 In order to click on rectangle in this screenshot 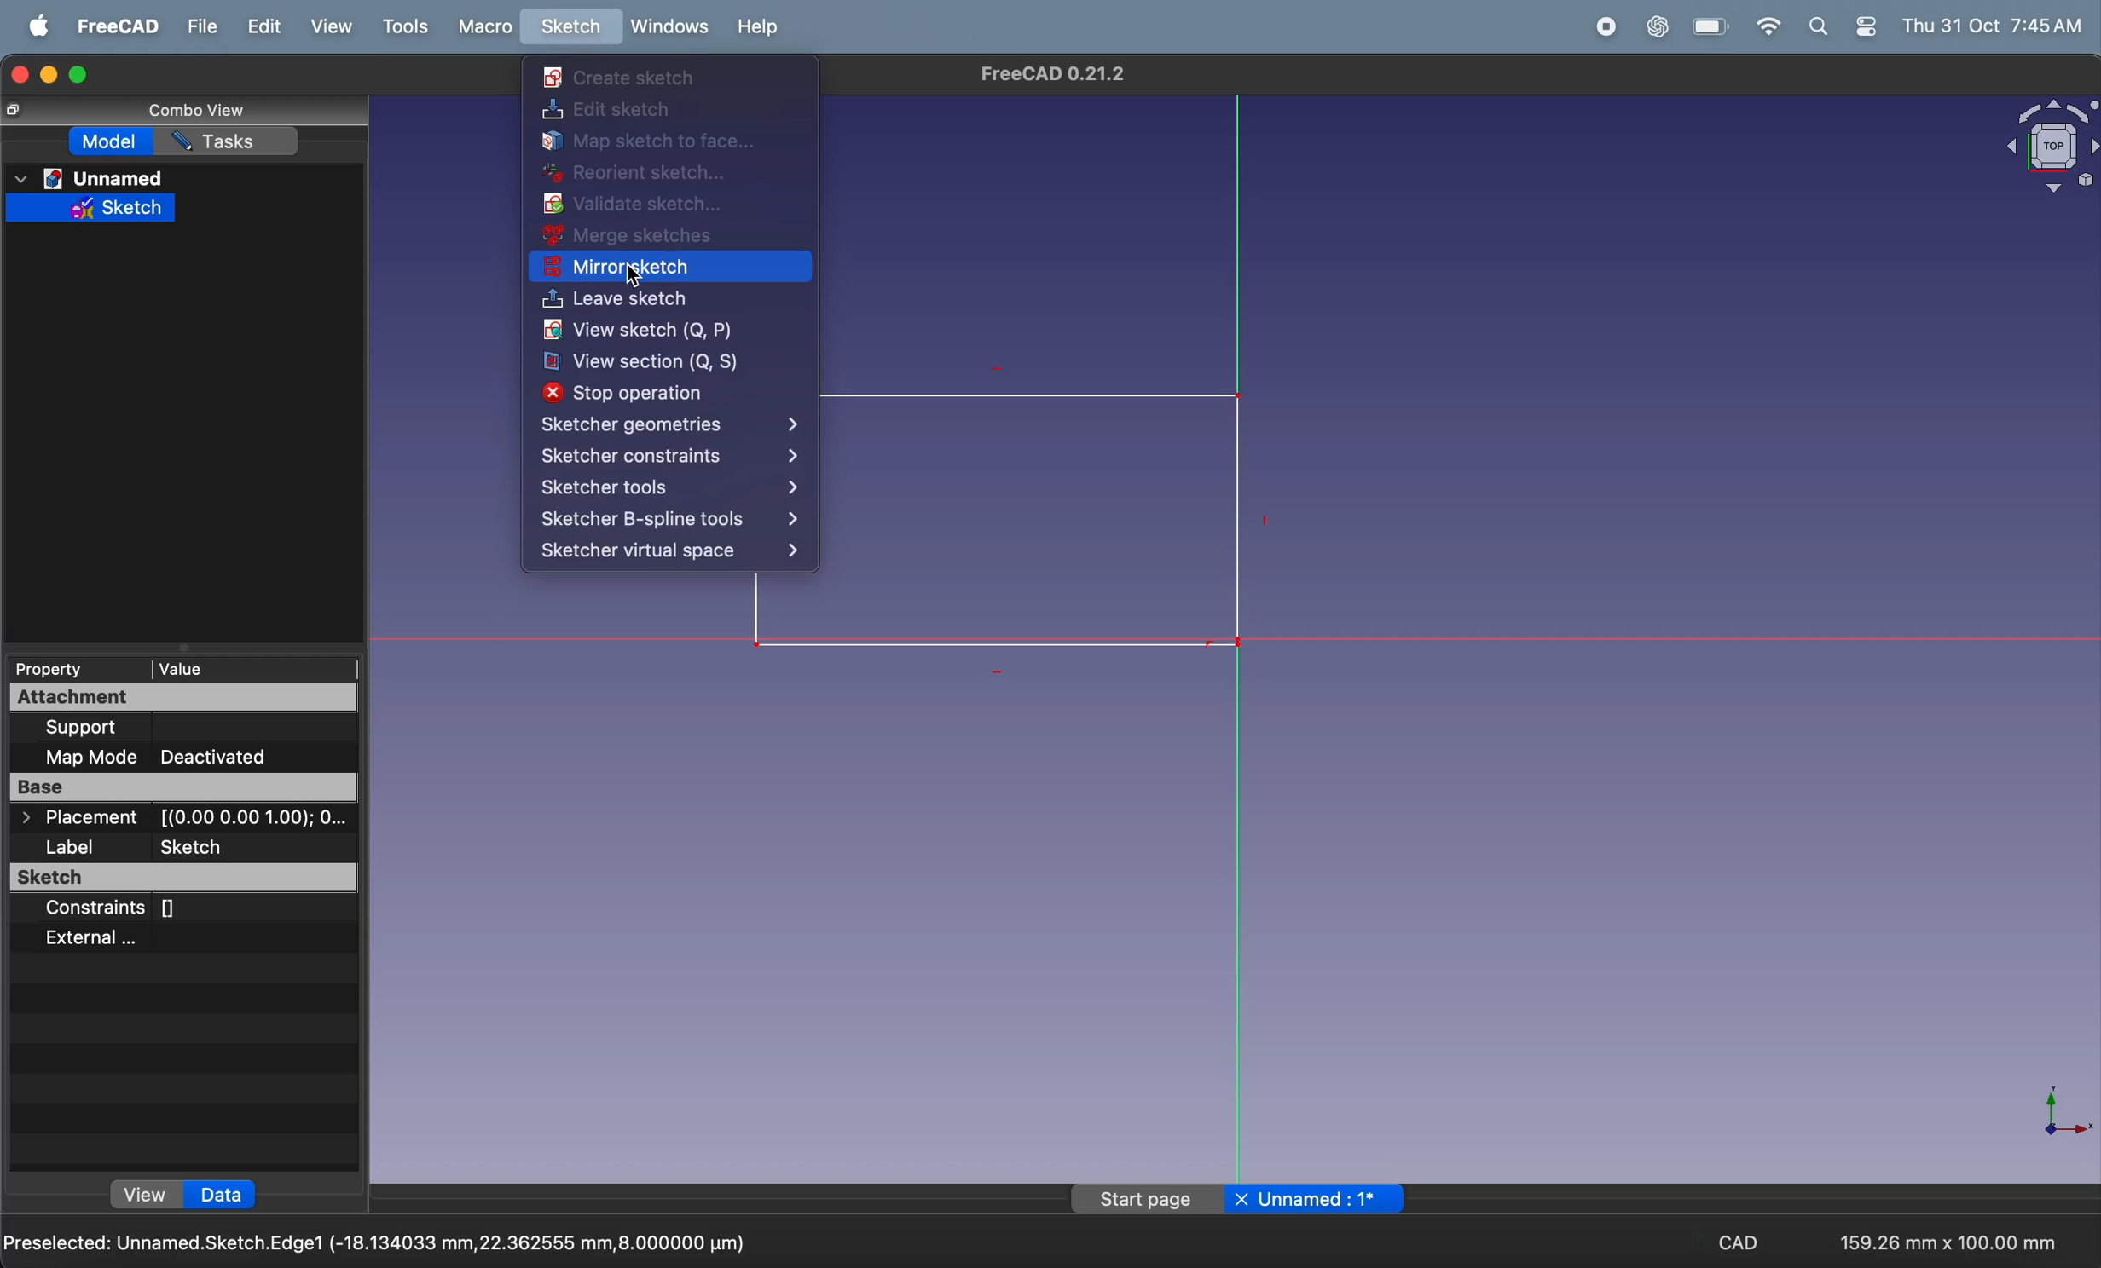, I will do `click(1040, 522)`.